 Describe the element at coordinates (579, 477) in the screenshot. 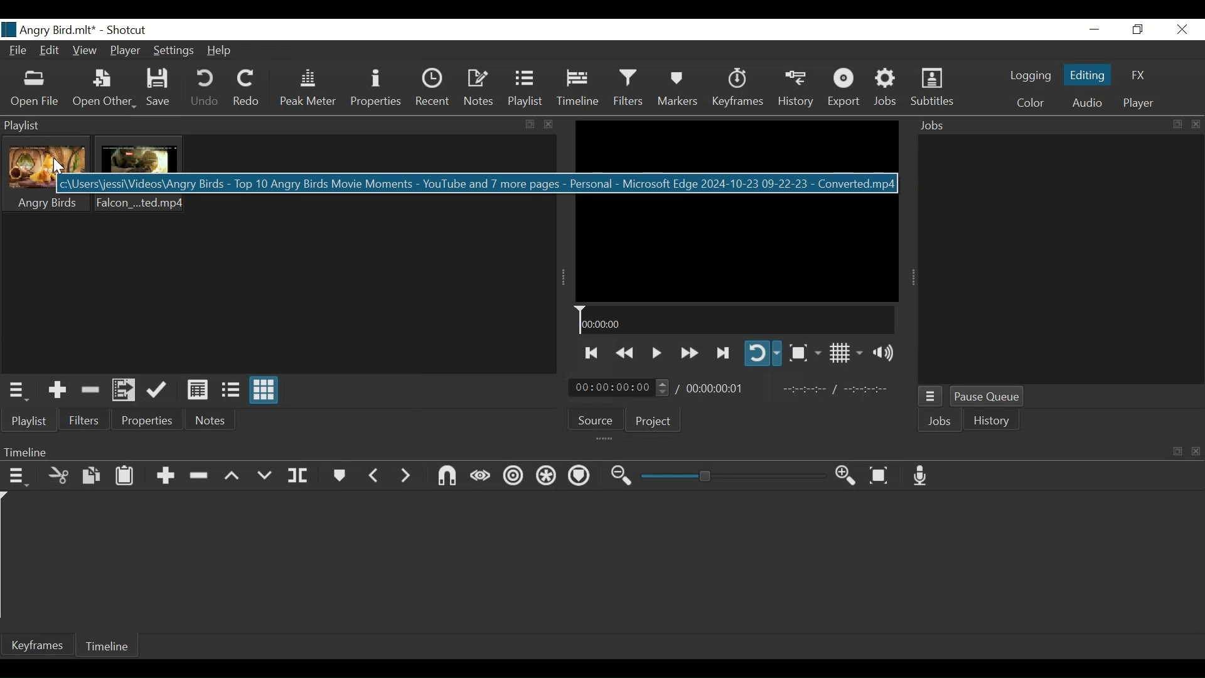

I see `Ripple markers` at that location.